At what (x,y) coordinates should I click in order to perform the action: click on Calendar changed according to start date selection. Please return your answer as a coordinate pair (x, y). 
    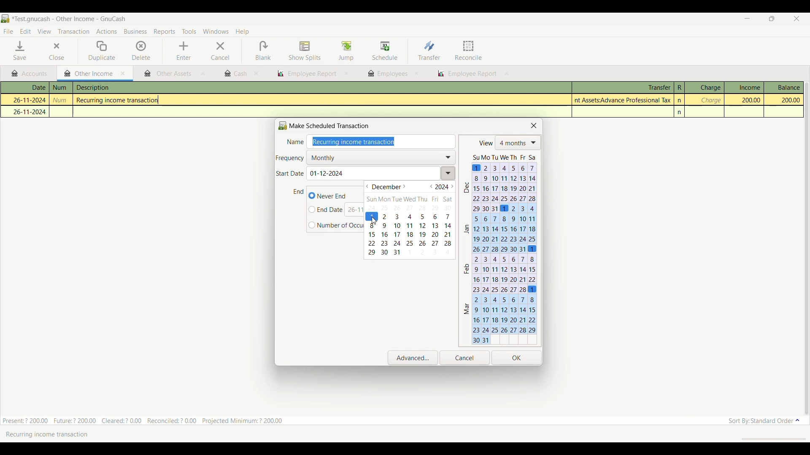
    Looking at the image, I should click on (500, 249).